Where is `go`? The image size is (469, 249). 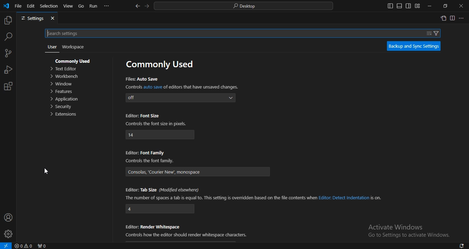
go is located at coordinates (81, 6).